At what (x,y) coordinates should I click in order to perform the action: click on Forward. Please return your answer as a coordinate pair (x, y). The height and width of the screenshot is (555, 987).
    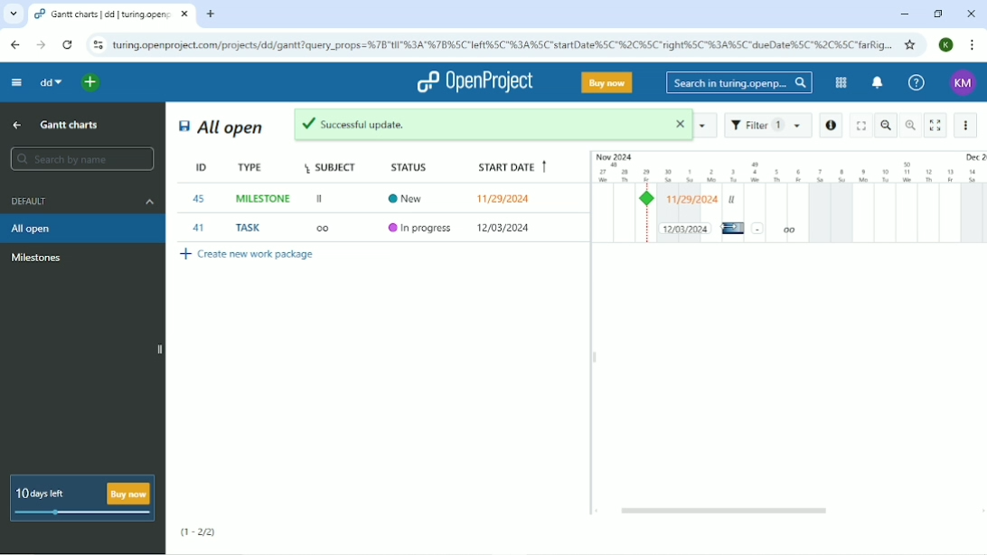
    Looking at the image, I should click on (41, 45).